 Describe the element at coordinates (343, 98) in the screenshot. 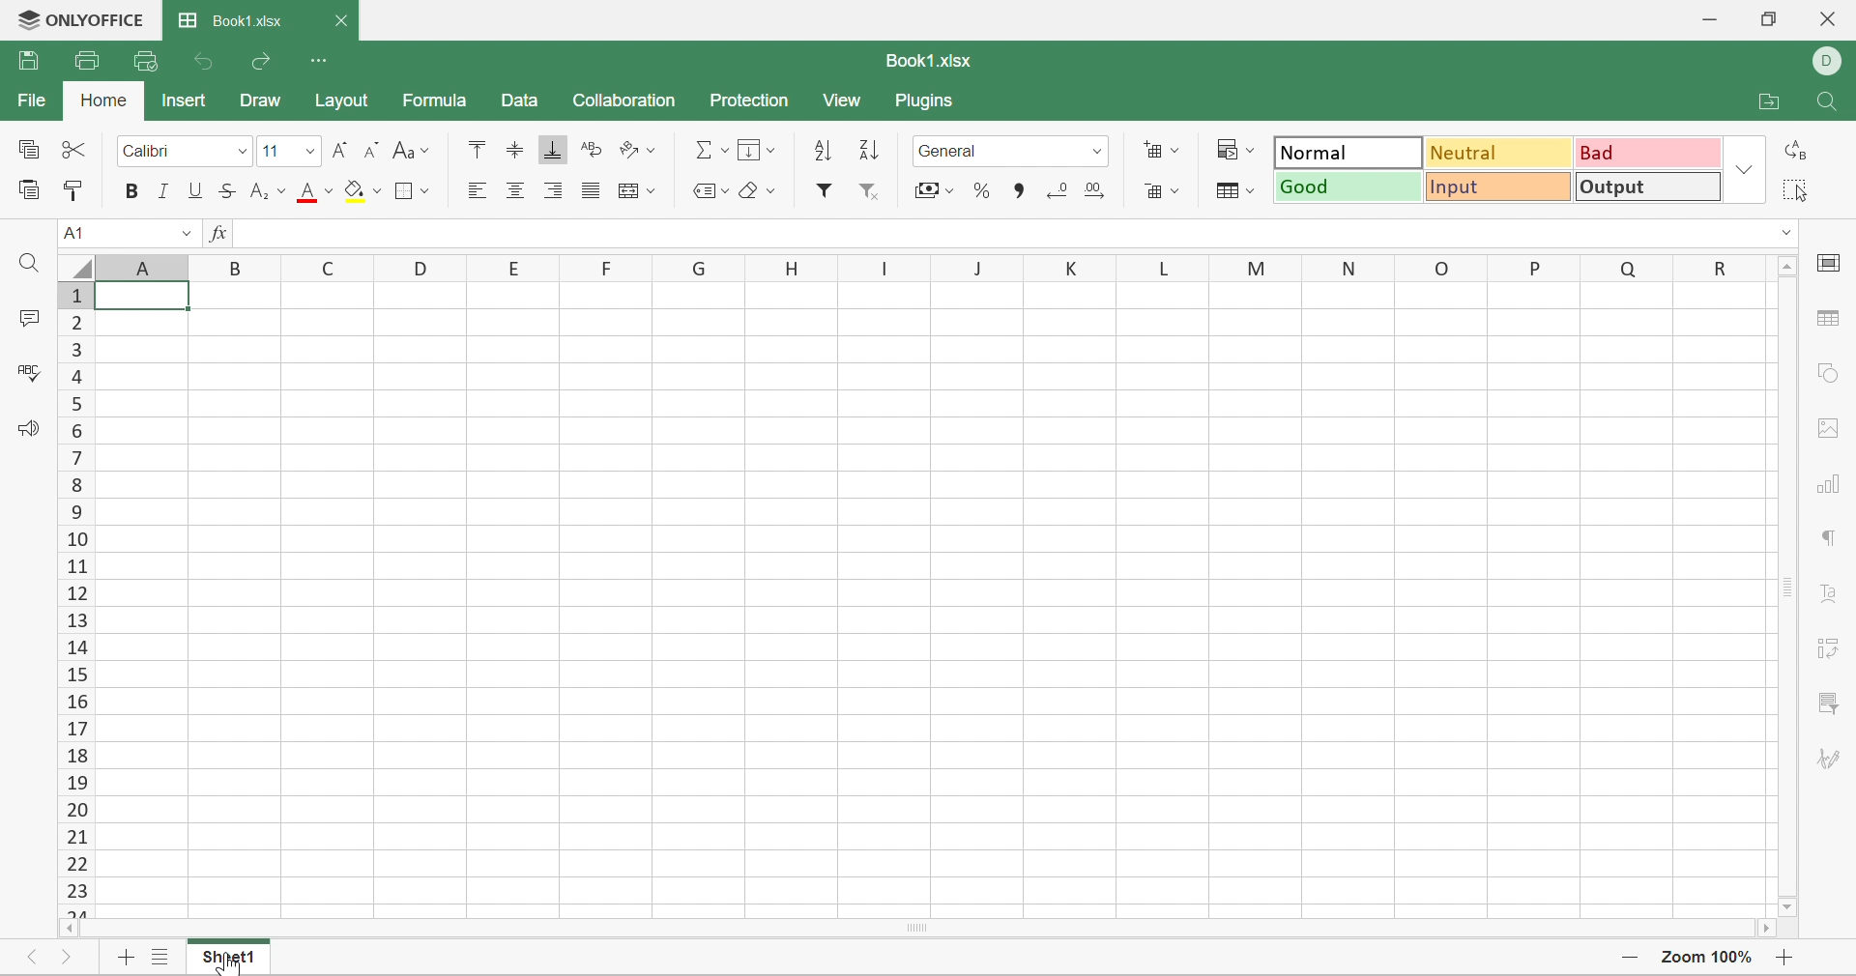

I see `Layout` at that location.